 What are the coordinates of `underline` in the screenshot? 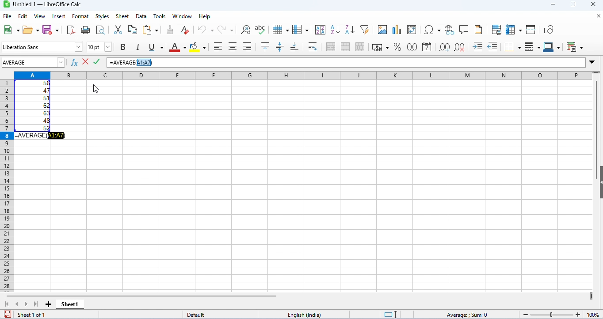 It's located at (155, 47).